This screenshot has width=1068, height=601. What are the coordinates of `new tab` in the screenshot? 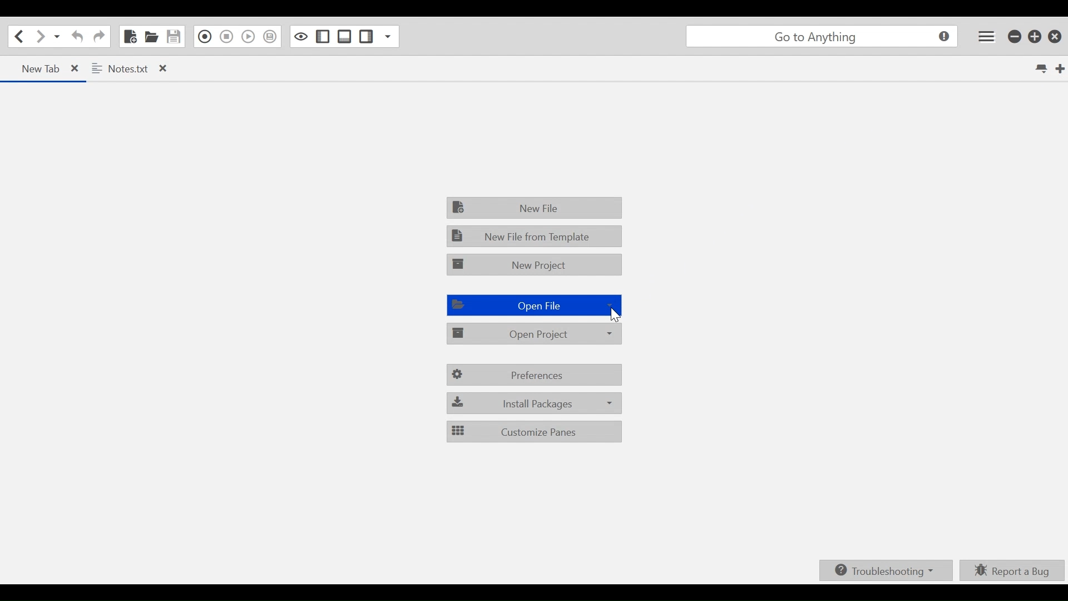 It's located at (35, 69).